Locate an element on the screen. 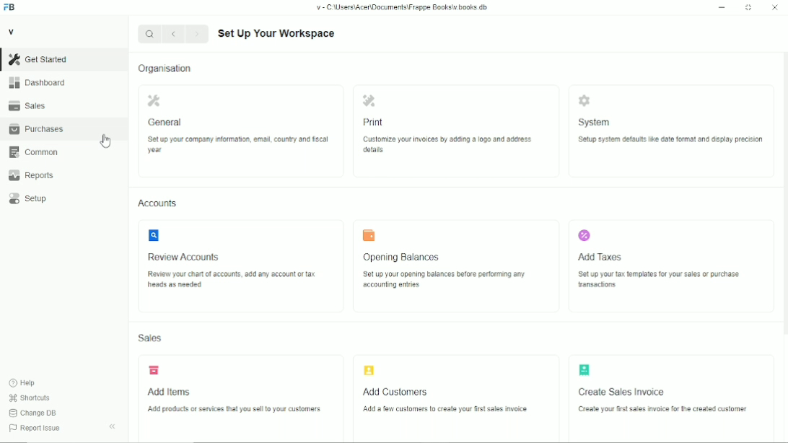 Image resolution: width=788 pixels, height=443 pixels. Dashboard is located at coordinates (39, 83).